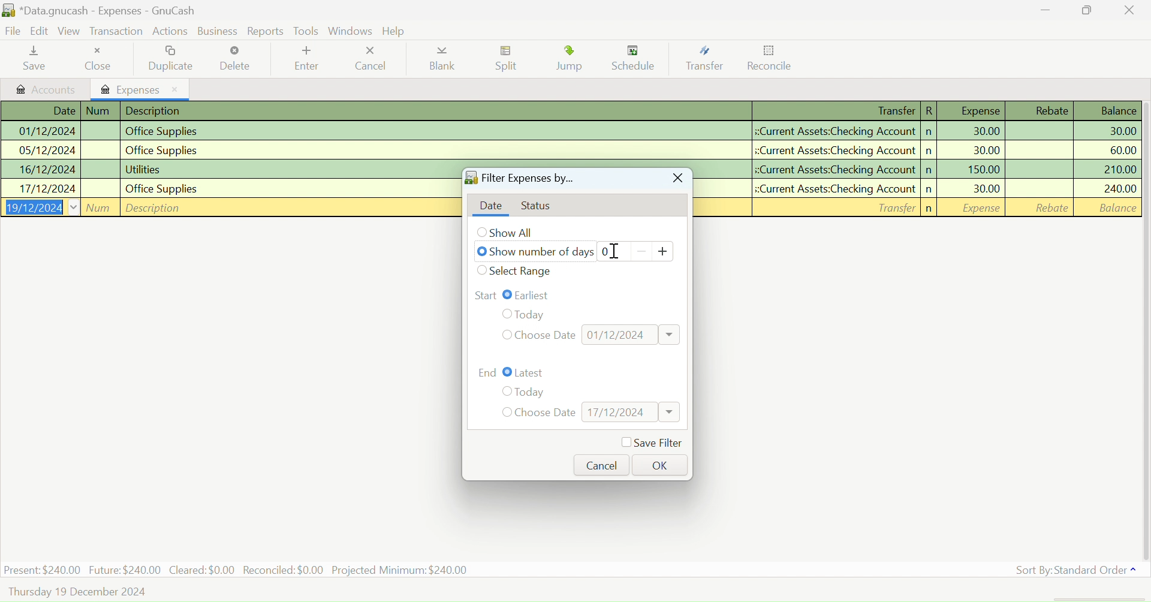 The height and width of the screenshot is (602, 1151). What do you see at coordinates (70, 33) in the screenshot?
I see `View` at bounding box center [70, 33].